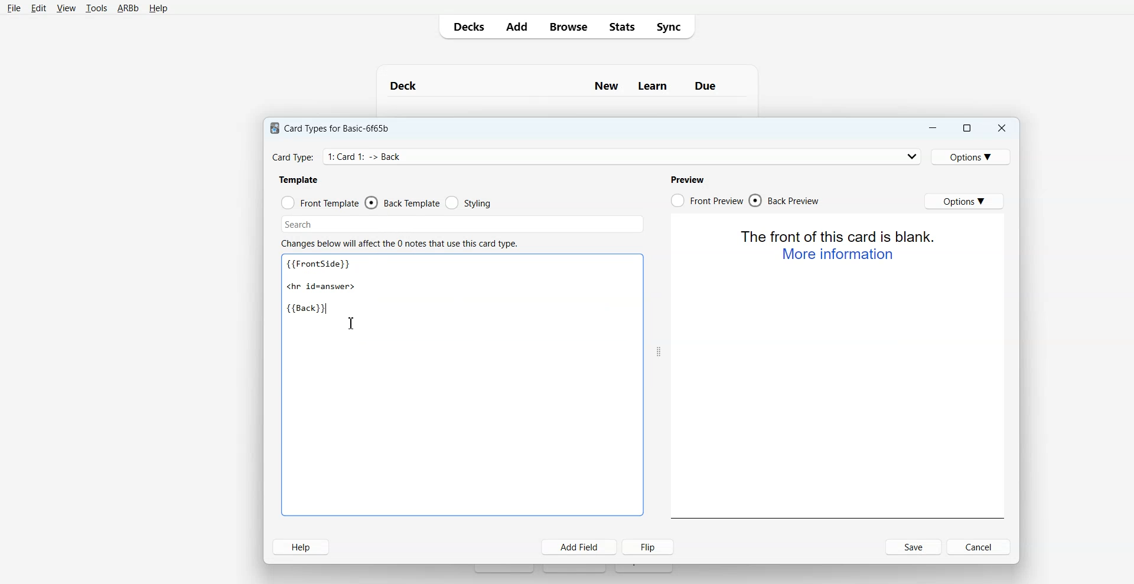 This screenshot has height=584, width=1134. Describe the element at coordinates (157, 9) in the screenshot. I see `Help` at that location.